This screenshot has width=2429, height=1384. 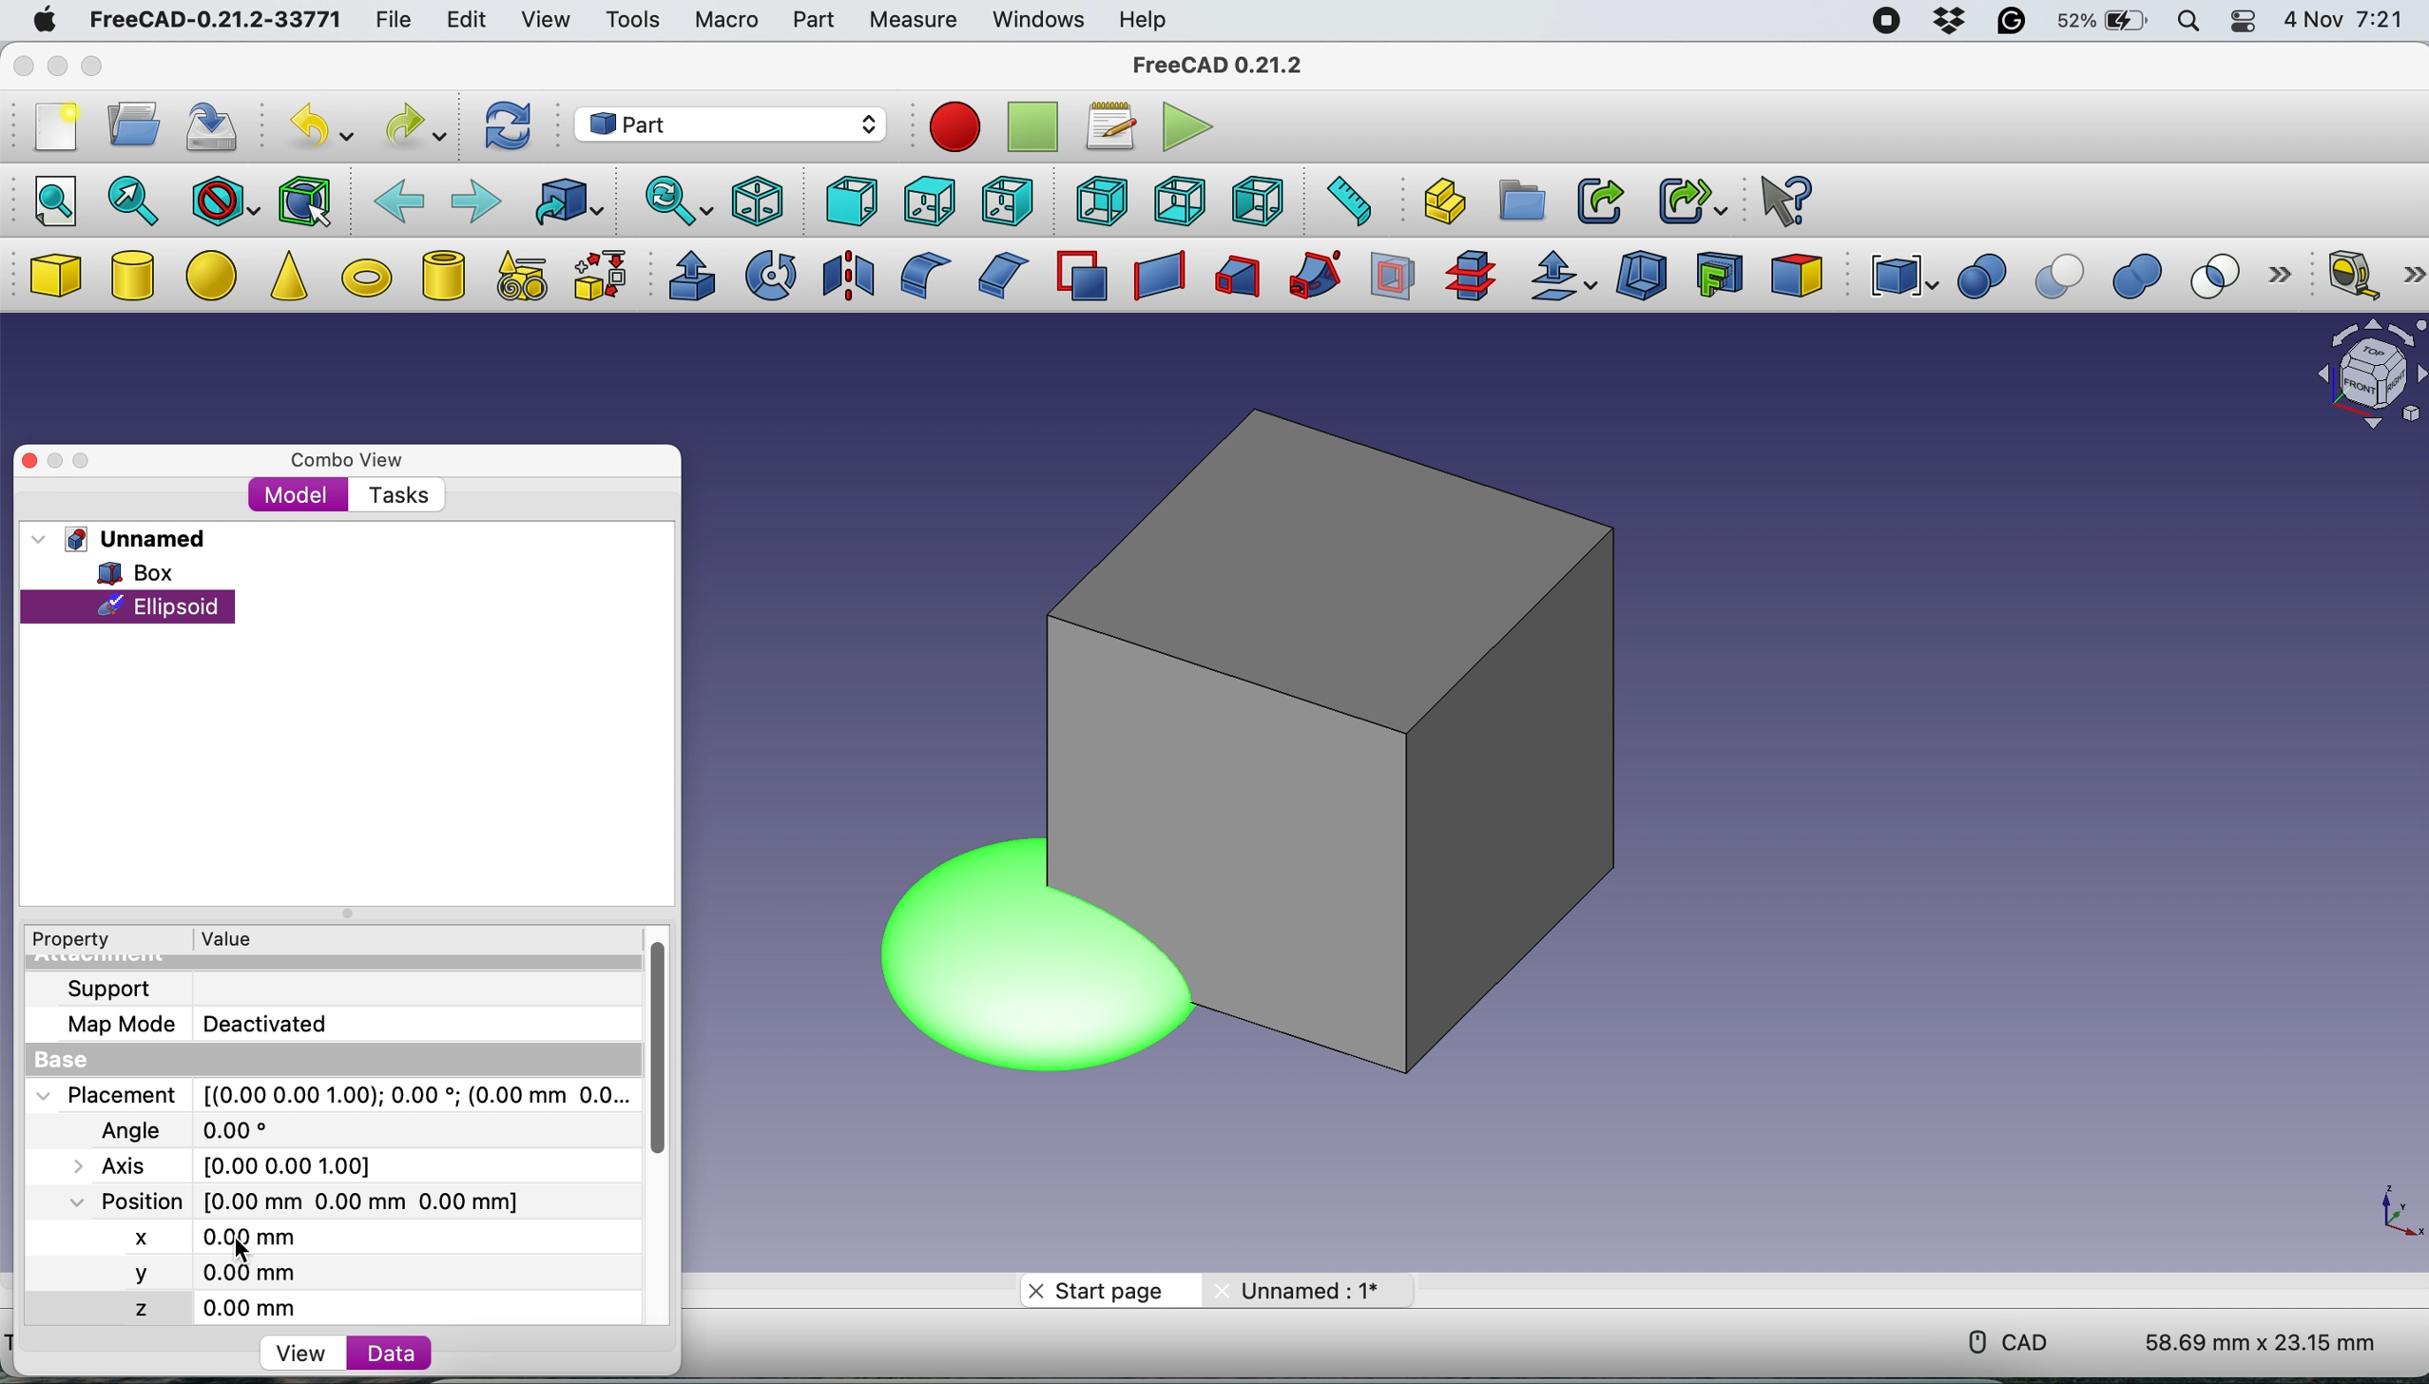 What do you see at coordinates (126, 125) in the screenshot?
I see `open` at bounding box center [126, 125].